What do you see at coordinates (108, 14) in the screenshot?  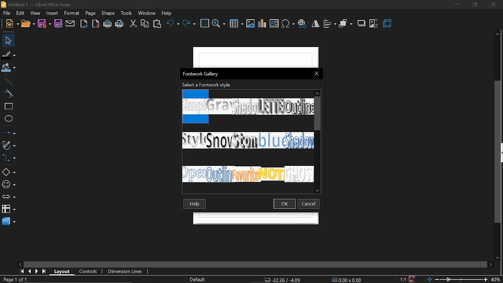 I see `shape` at bounding box center [108, 14].